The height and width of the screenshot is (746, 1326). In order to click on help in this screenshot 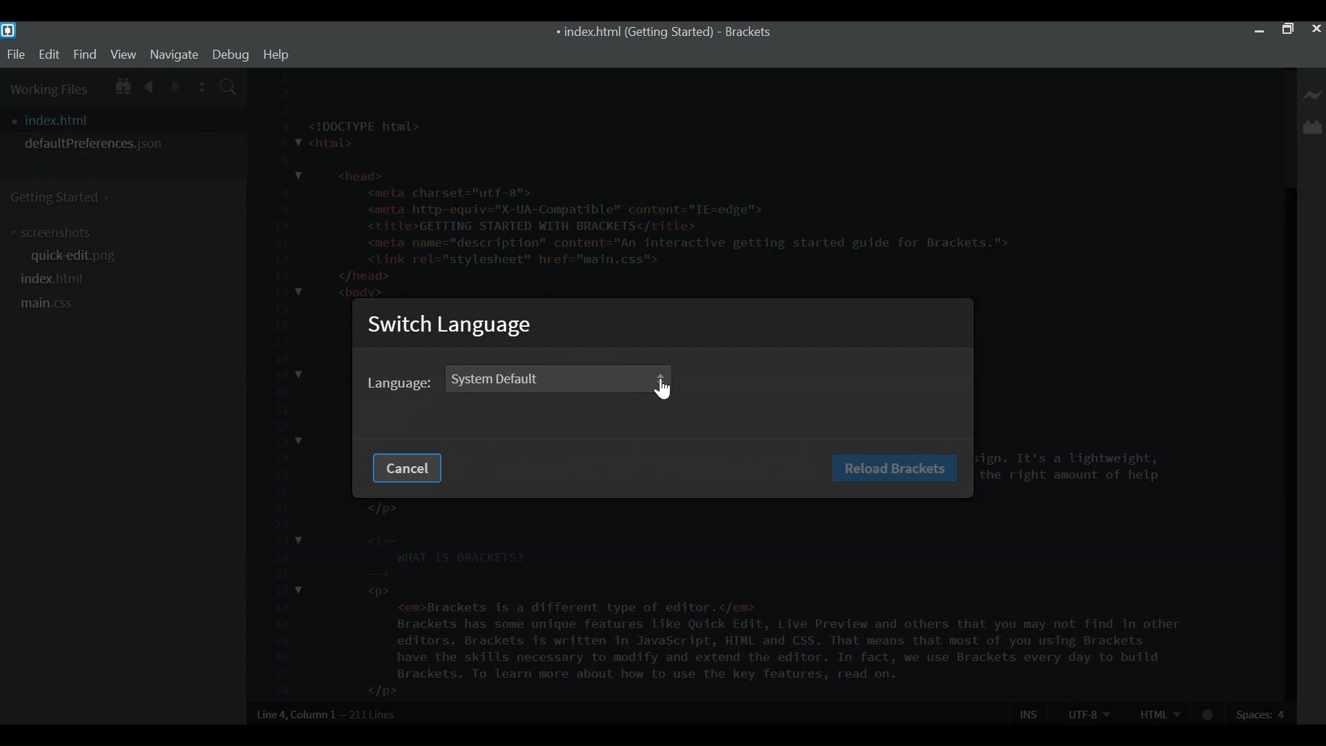, I will do `click(276, 55)`.